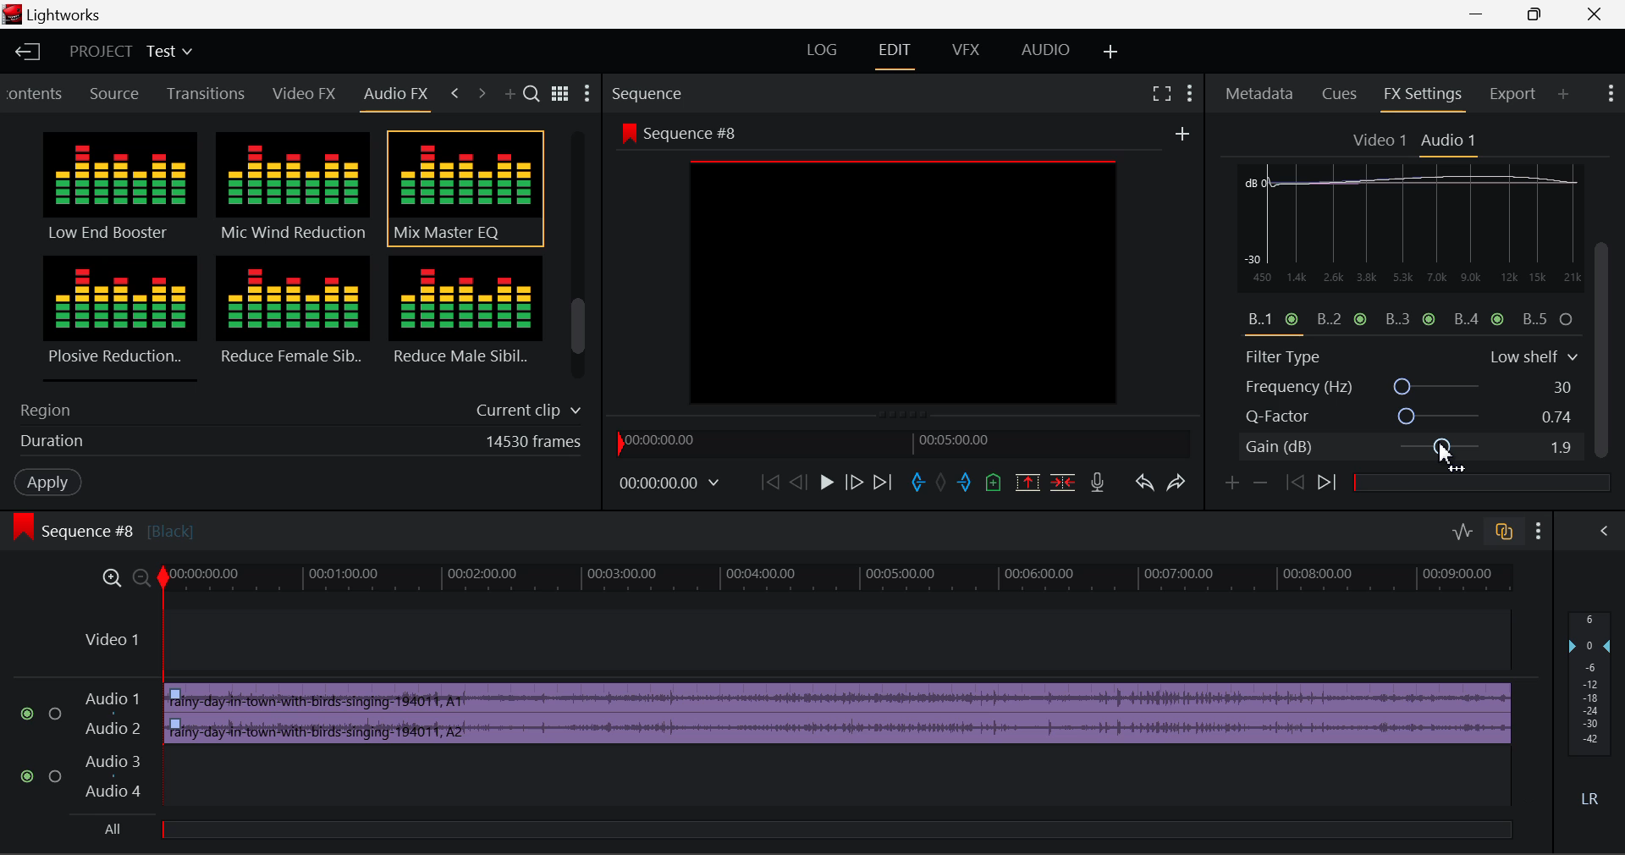 This screenshot has height=855, width=1625. What do you see at coordinates (768, 483) in the screenshot?
I see `To Start` at bounding box center [768, 483].